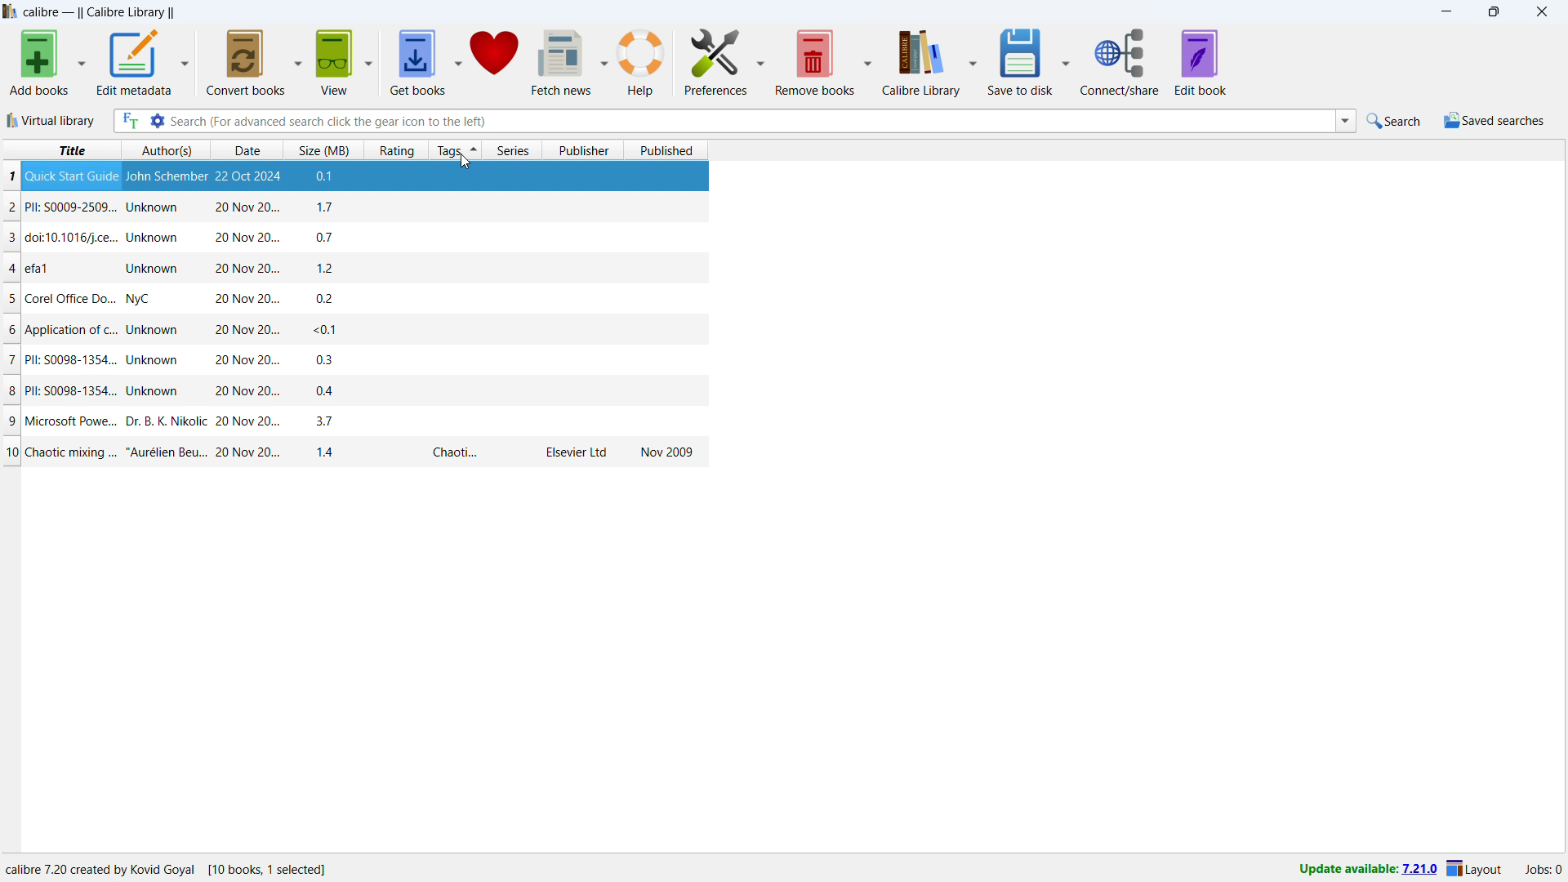  I want to click on close, so click(1543, 11).